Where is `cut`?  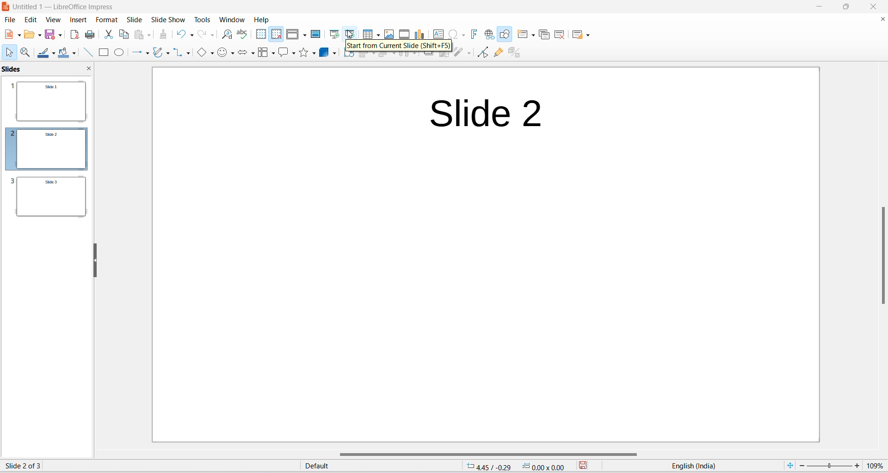 cut is located at coordinates (110, 35).